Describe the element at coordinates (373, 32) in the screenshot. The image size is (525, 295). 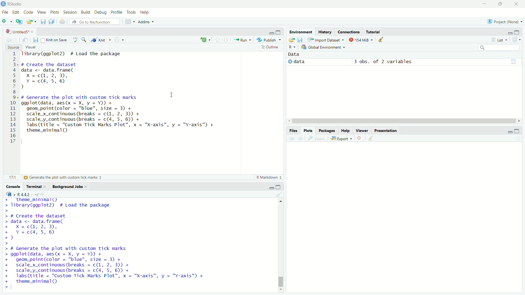
I see `tutorial` at that location.